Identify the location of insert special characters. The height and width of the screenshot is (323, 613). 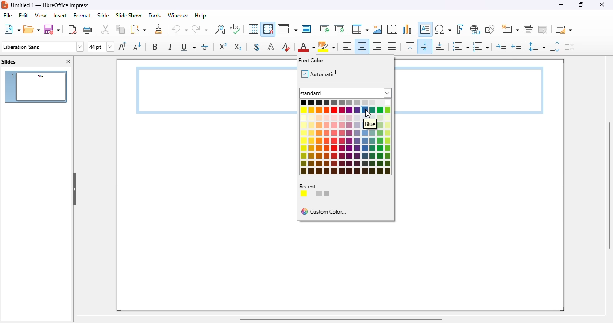
(443, 29).